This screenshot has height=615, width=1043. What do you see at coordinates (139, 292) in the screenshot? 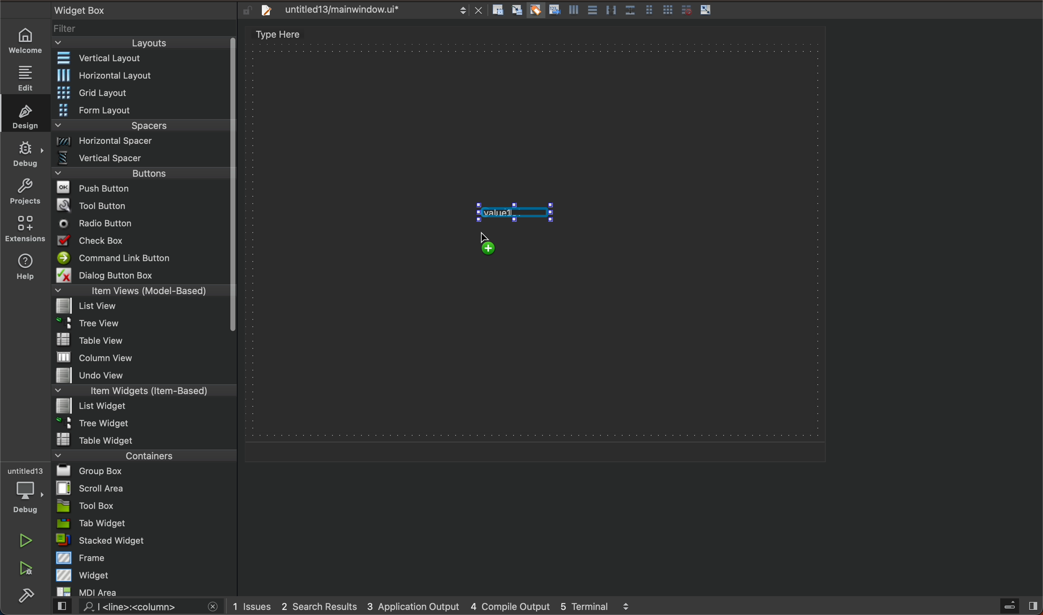
I see `item views` at bounding box center [139, 292].